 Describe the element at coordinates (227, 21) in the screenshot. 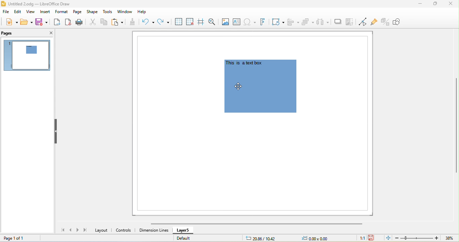

I see `image` at that location.